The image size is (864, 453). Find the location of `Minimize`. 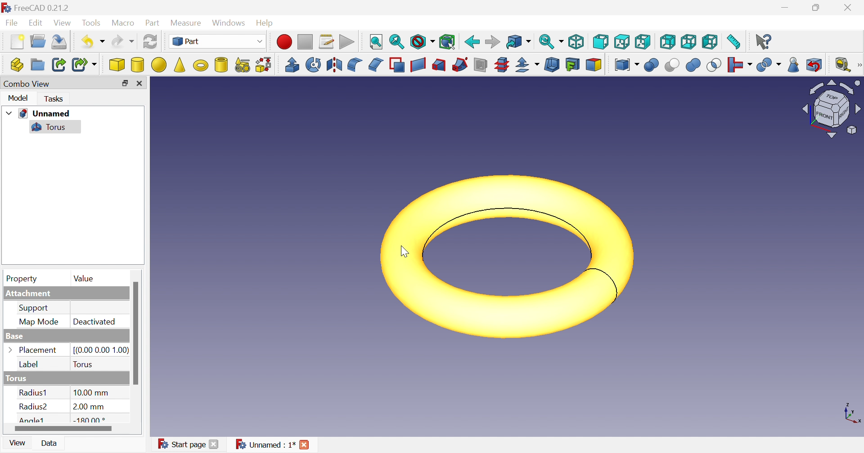

Minimize is located at coordinates (786, 8).